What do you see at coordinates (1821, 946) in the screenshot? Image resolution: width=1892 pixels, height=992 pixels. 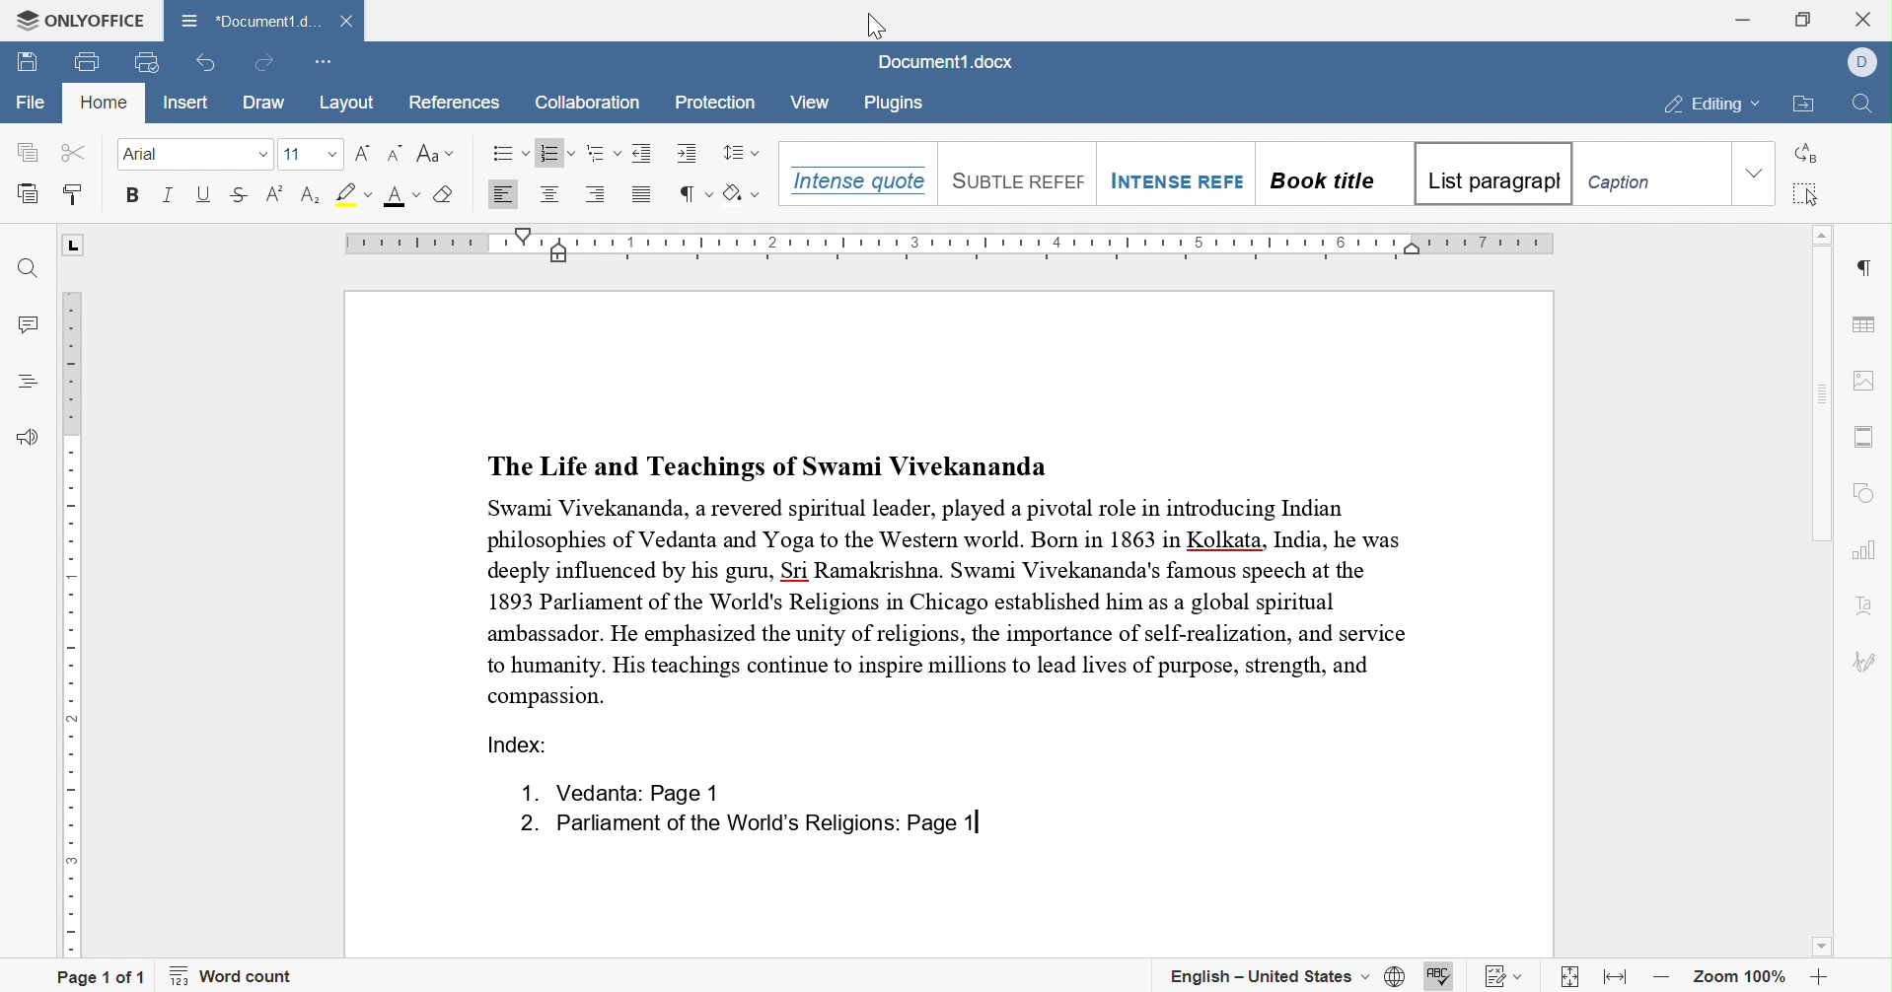 I see `scroll down` at bounding box center [1821, 946].